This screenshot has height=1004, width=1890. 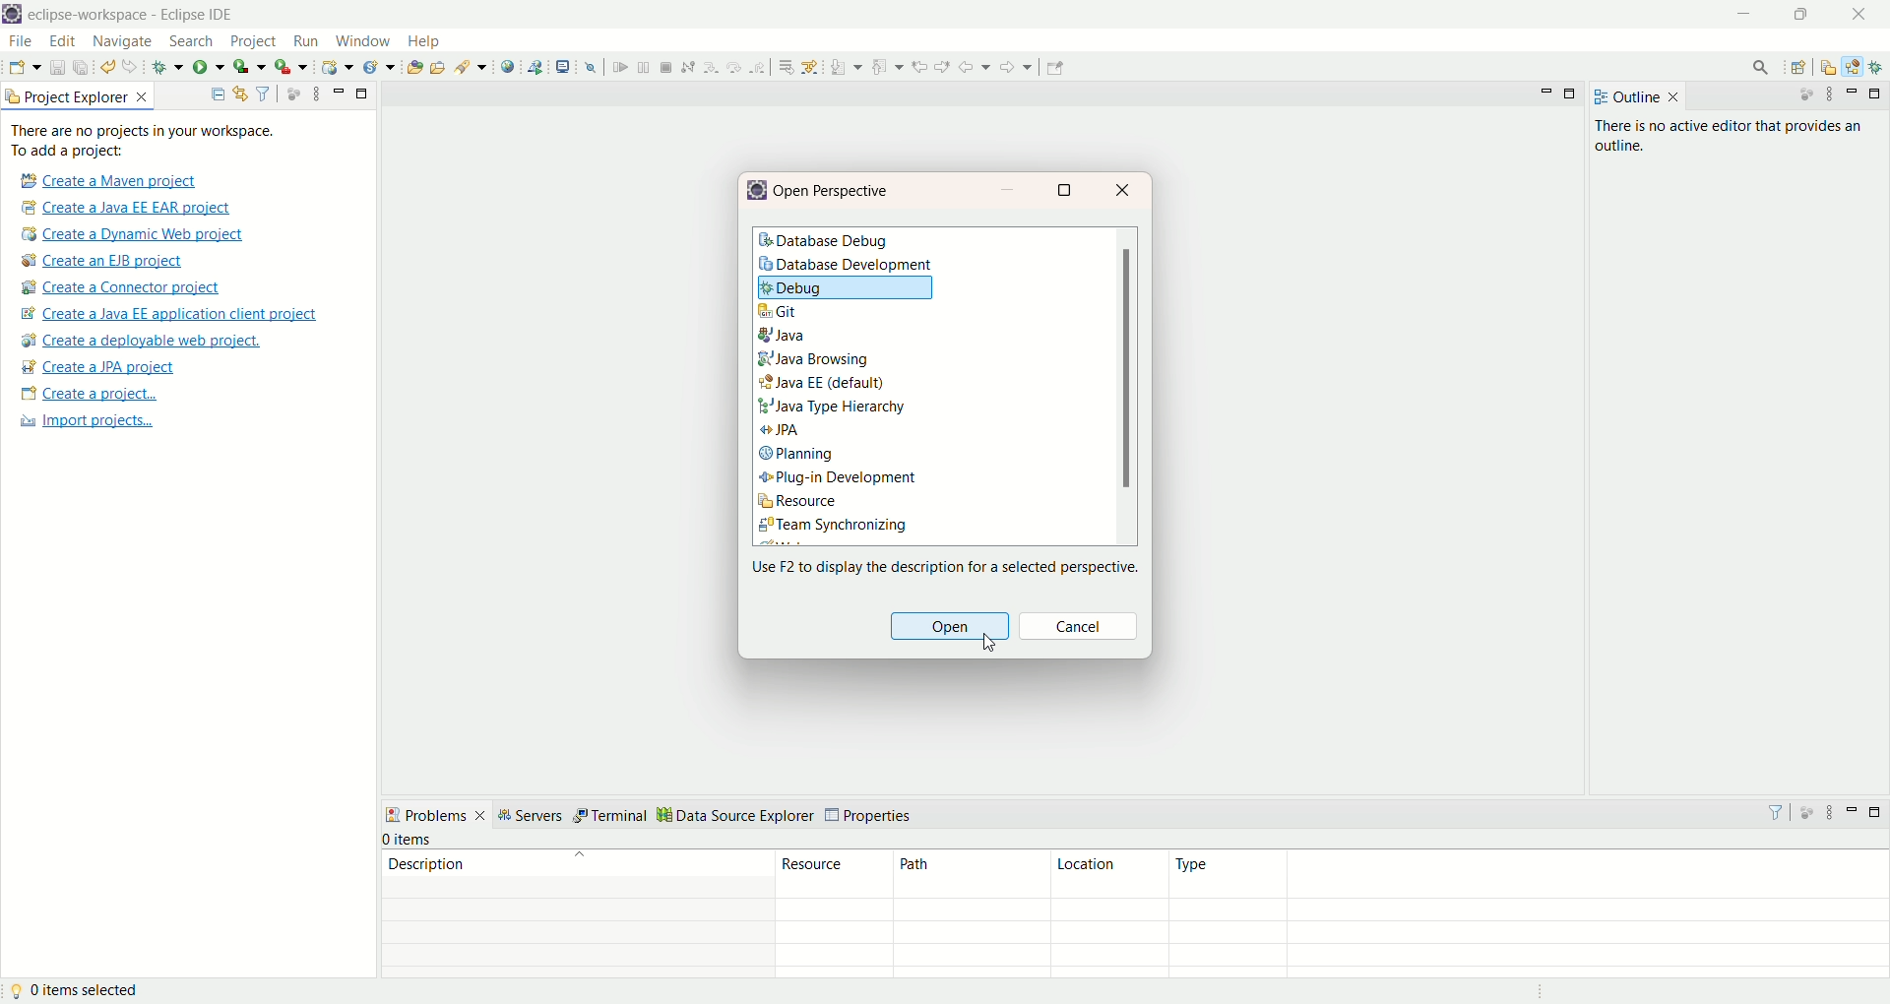 I want to click on Java EE, so click(x=825, y=382).